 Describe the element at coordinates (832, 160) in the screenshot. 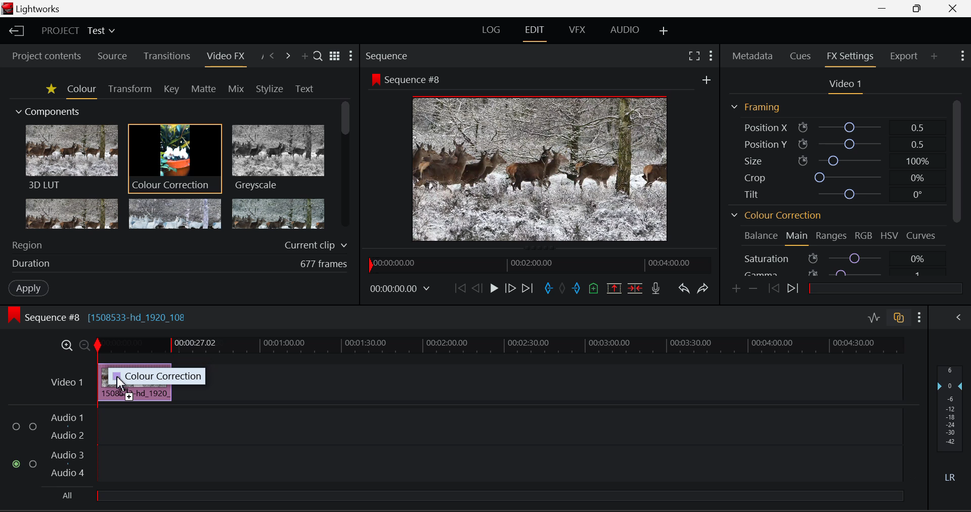

I see `Size` at that location.